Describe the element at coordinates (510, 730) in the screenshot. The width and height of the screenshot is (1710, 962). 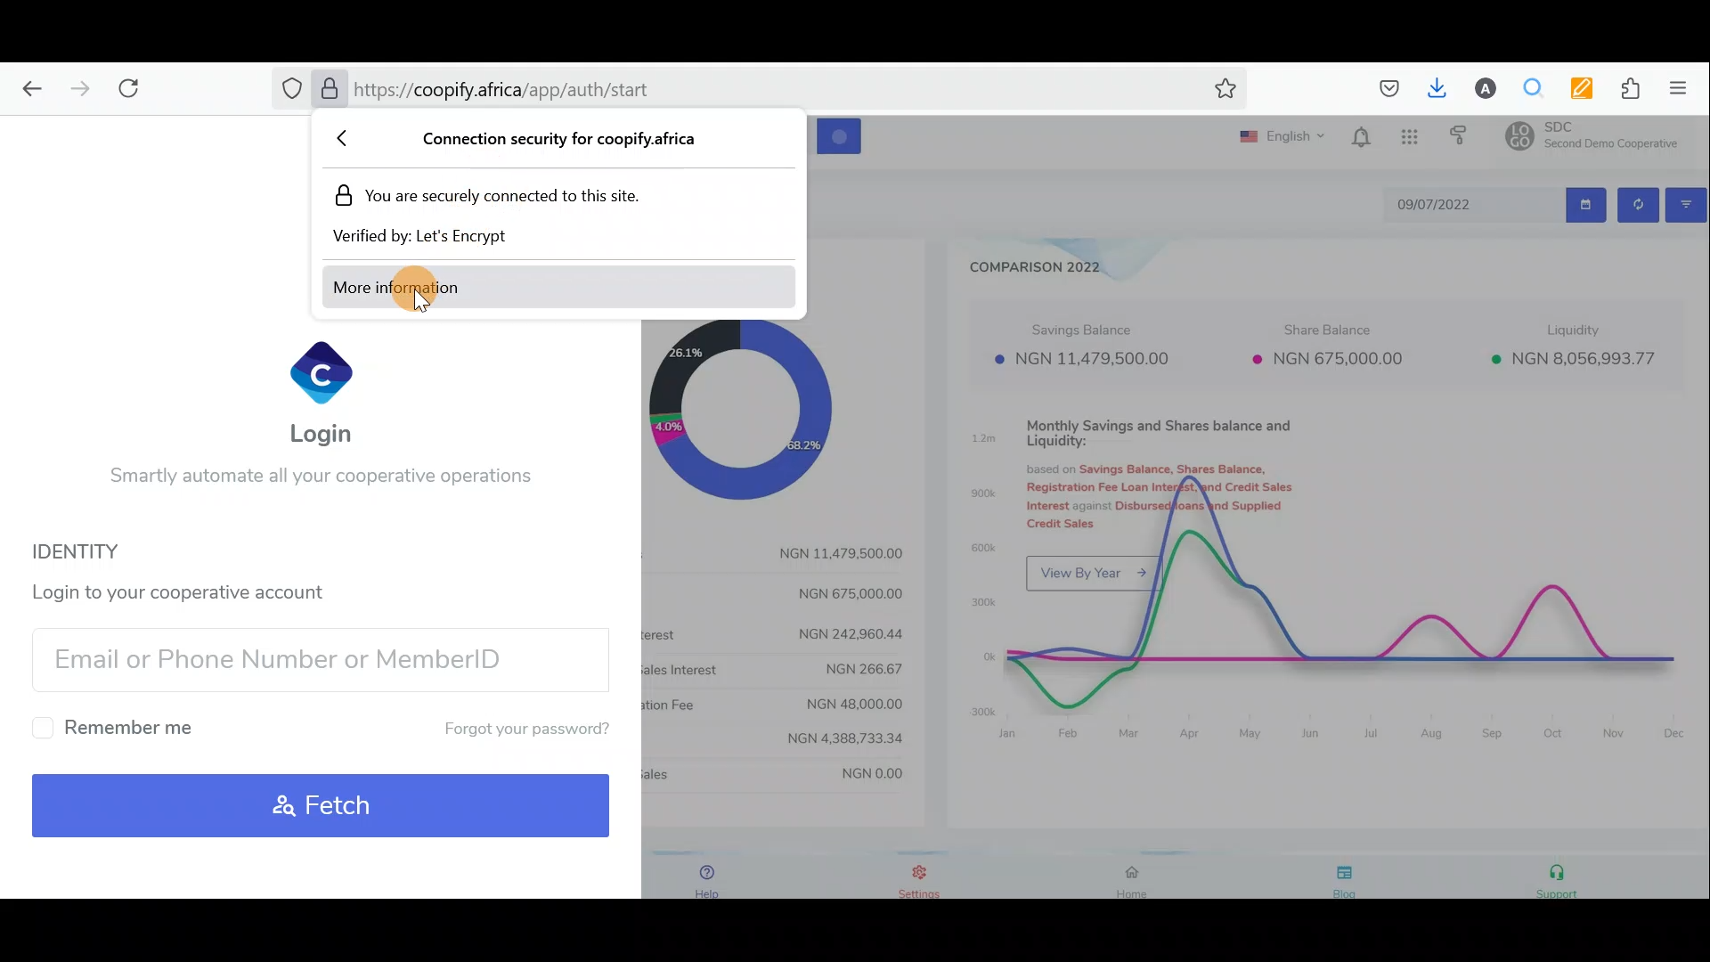
I see `Forgot your password?` at that location.